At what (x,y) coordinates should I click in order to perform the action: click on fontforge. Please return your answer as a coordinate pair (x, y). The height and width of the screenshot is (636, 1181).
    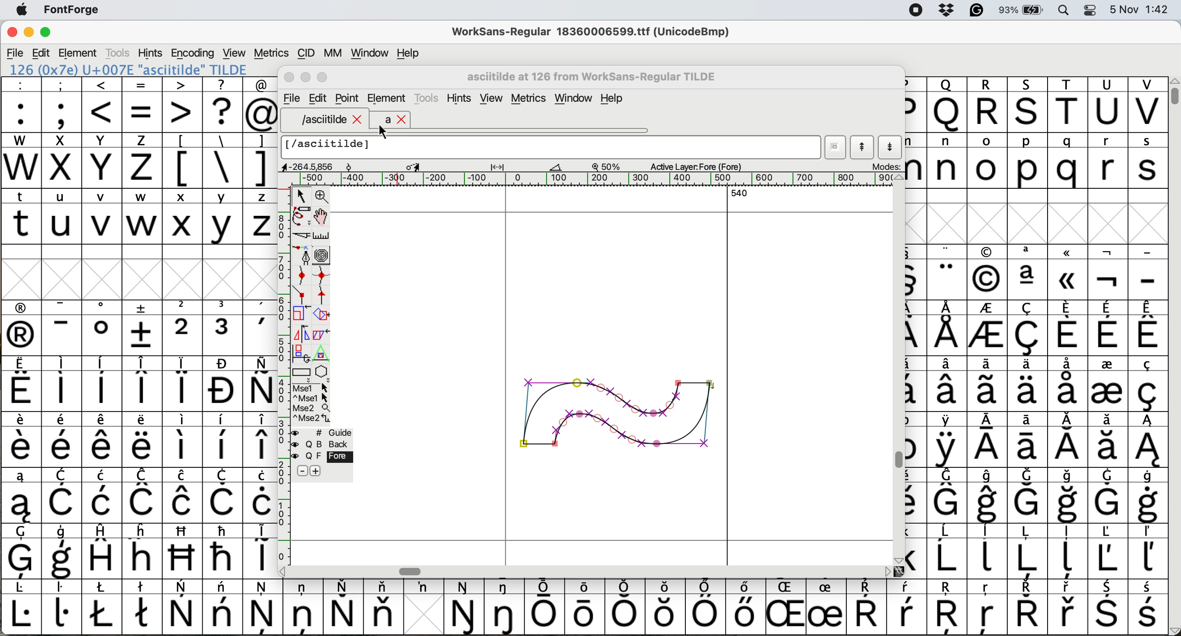
    Looking at the image, I should click on (75, 11).